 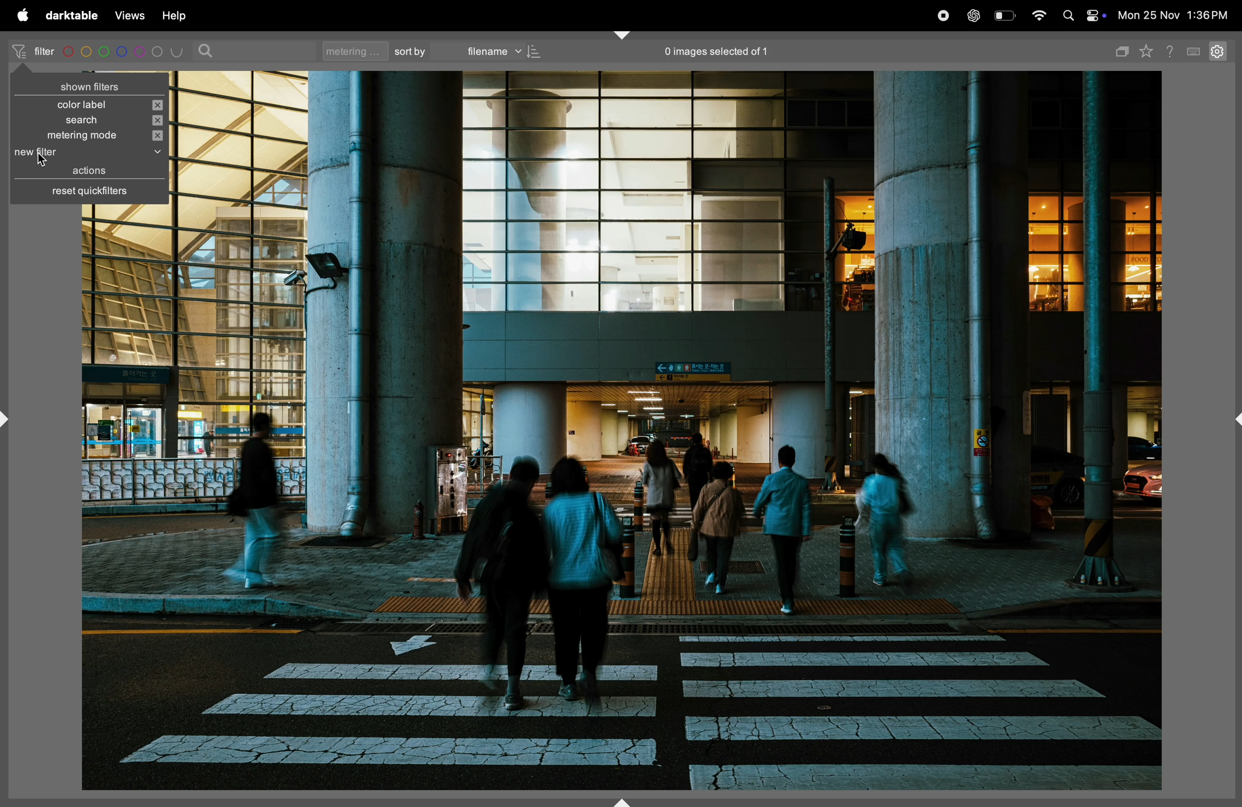 I want to click on apple menu, so click(x=23, y=16).